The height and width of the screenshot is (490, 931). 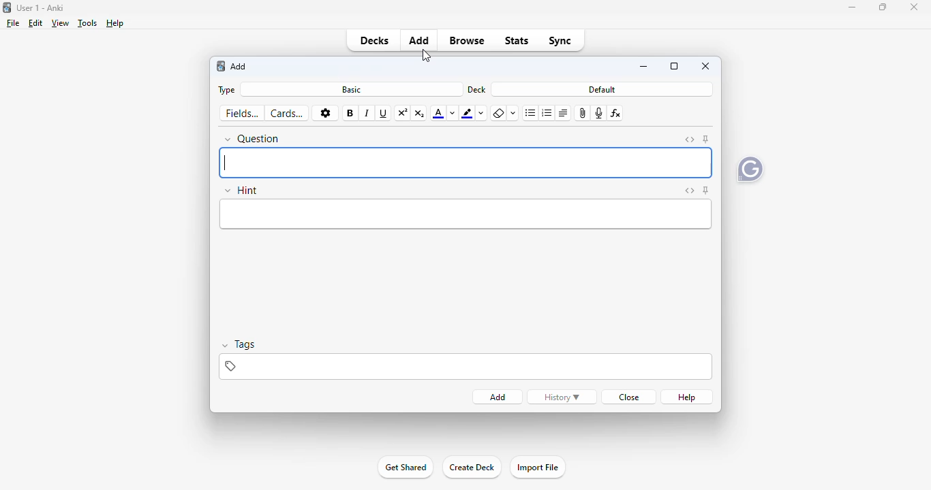 I want to click on record audio, so click(x=599, y=113).